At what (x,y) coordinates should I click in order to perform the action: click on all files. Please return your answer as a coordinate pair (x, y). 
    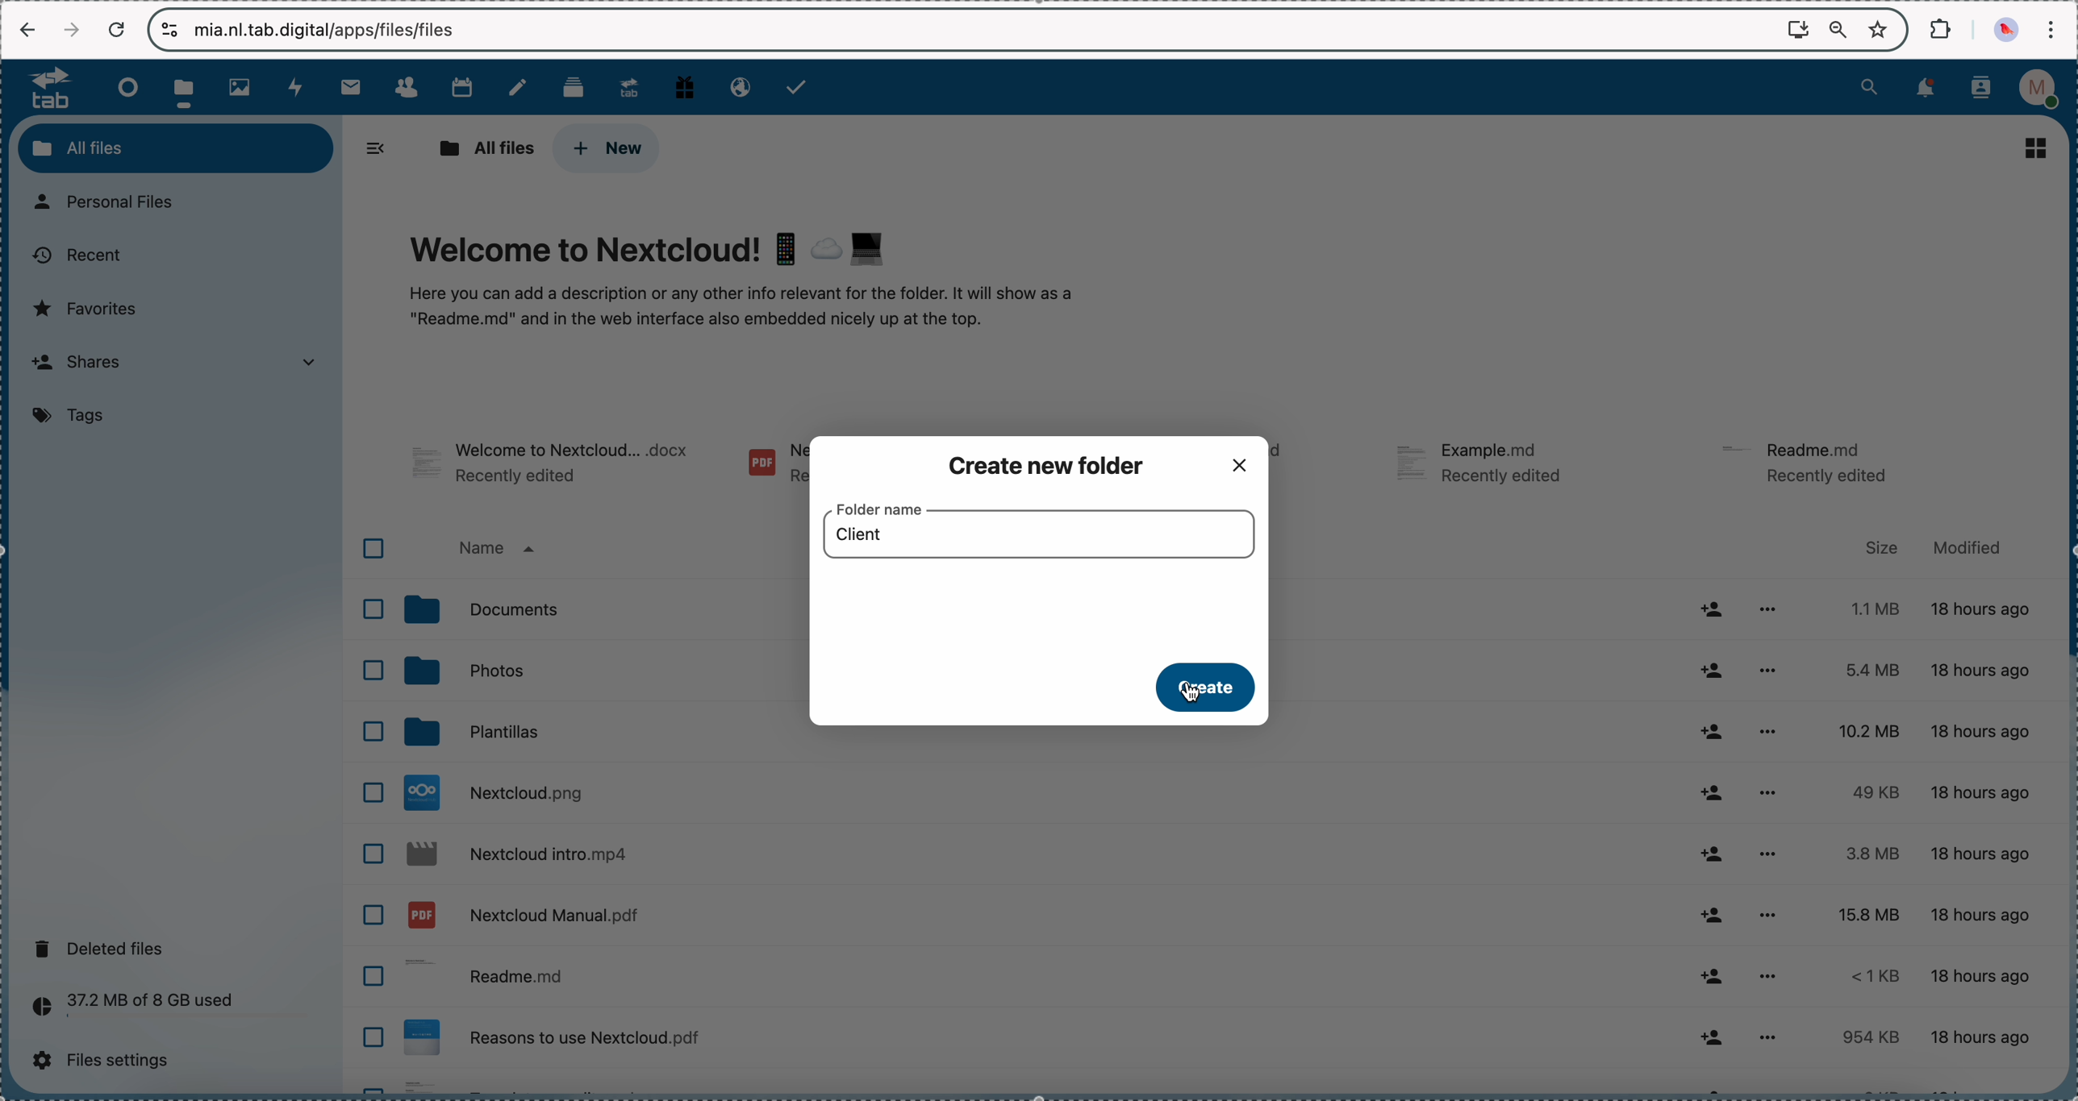
    Looking at the image, I should click on (176, 147).